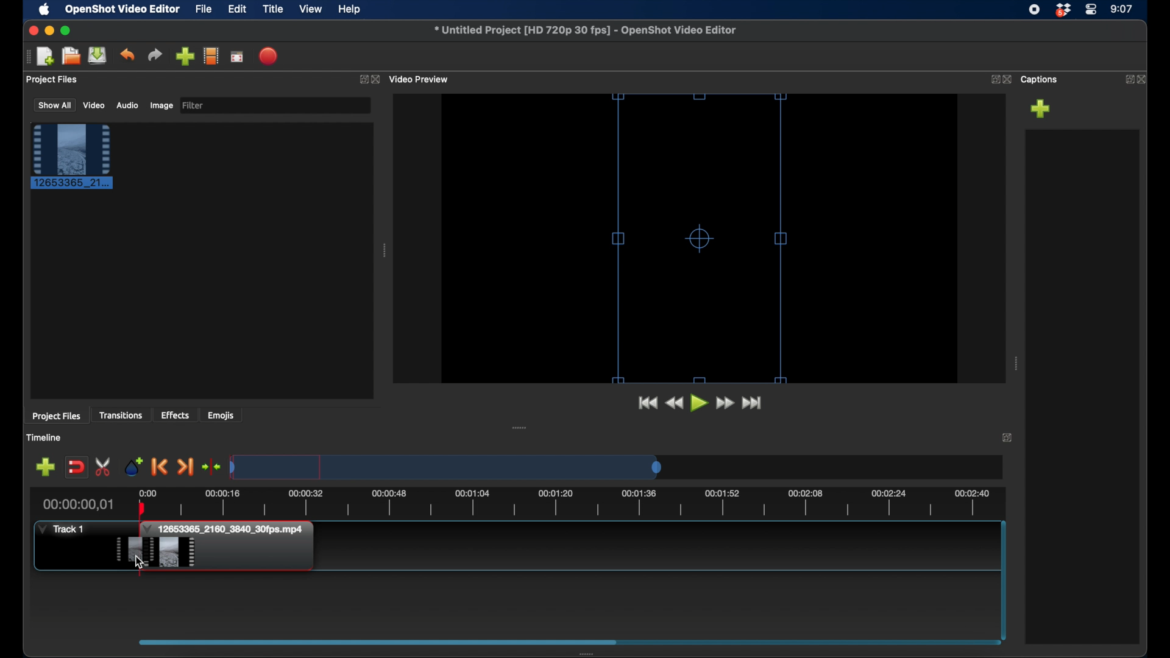  What do you see at coordinates (237, 57) in the screenshot?
I see `full screen` at bounding box center [237, 57].